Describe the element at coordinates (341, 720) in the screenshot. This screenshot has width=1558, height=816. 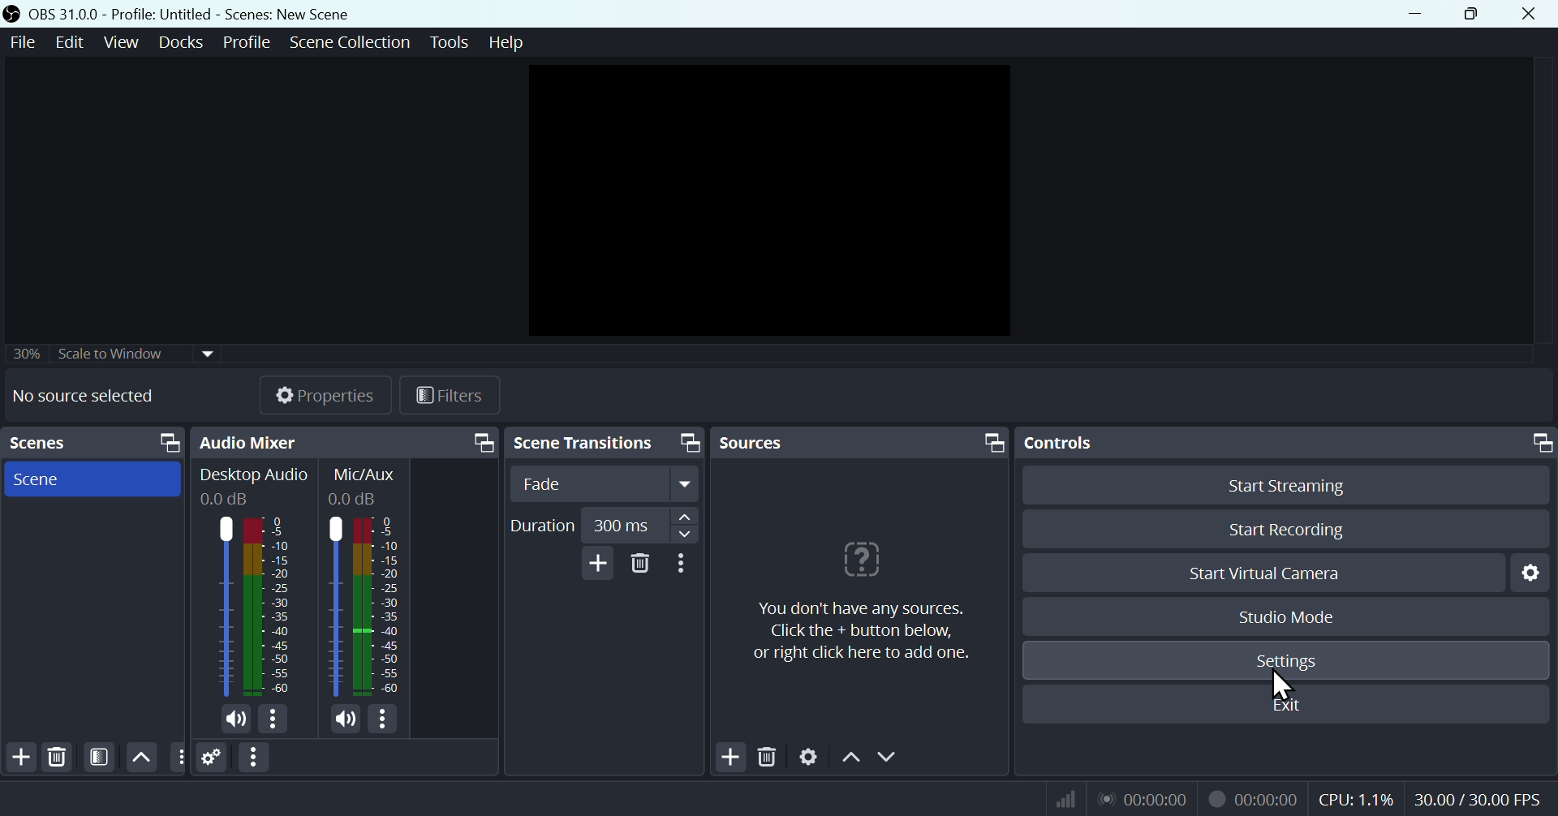
I see `volume` at that location.